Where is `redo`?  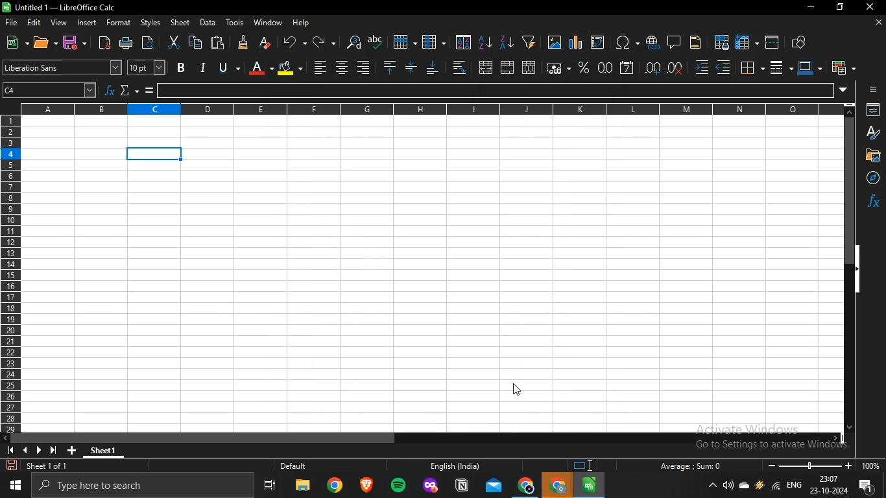 redo is located at coordinates (319, 41).